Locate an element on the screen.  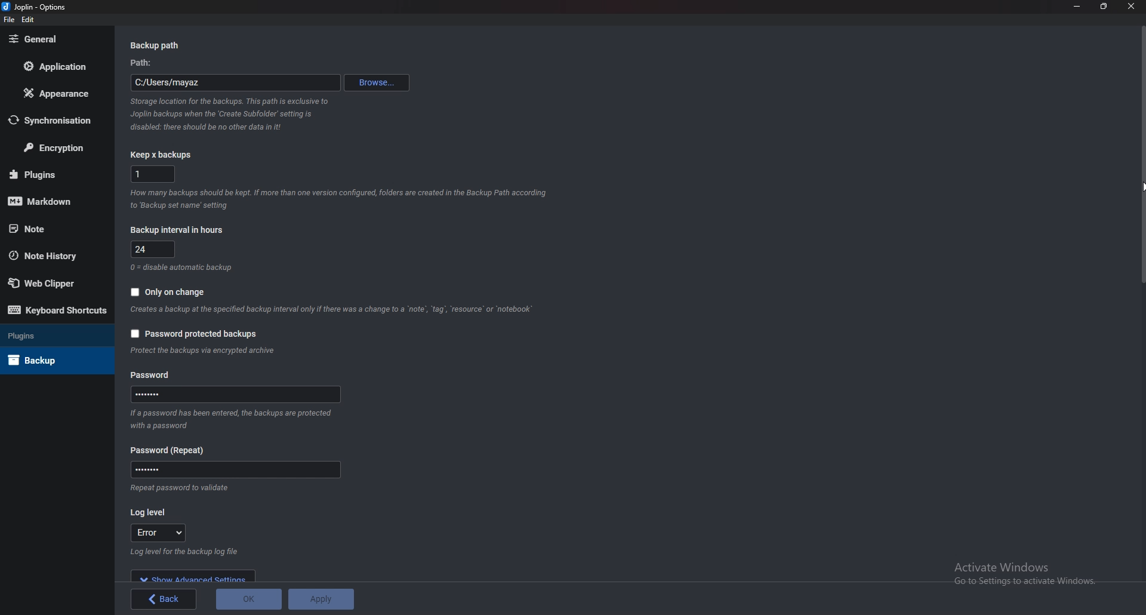
browse is located at coordinates (378, 84).